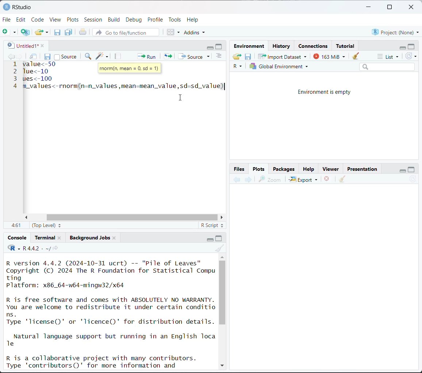  Describe the element at coordinates (220, 46) in the screenshot. I see `maximize` at that location.